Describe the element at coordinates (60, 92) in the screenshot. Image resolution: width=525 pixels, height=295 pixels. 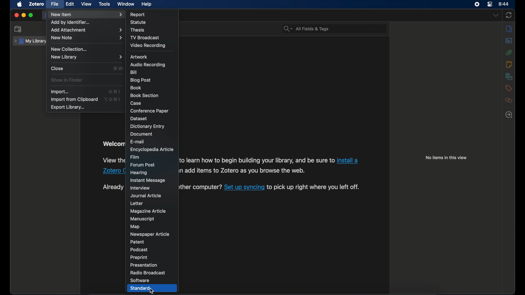
I see `import` at that location.